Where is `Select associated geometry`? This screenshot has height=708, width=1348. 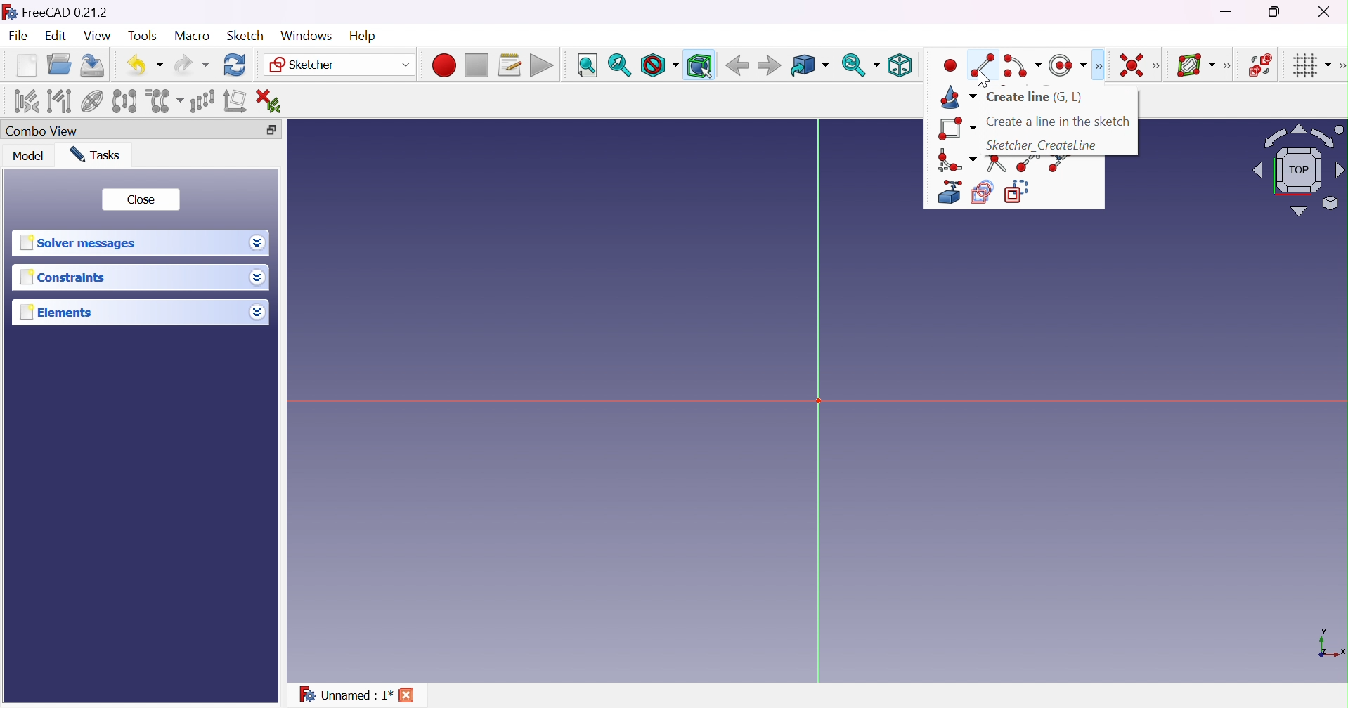 Select associated geometry is located at coordinates (59, 101).